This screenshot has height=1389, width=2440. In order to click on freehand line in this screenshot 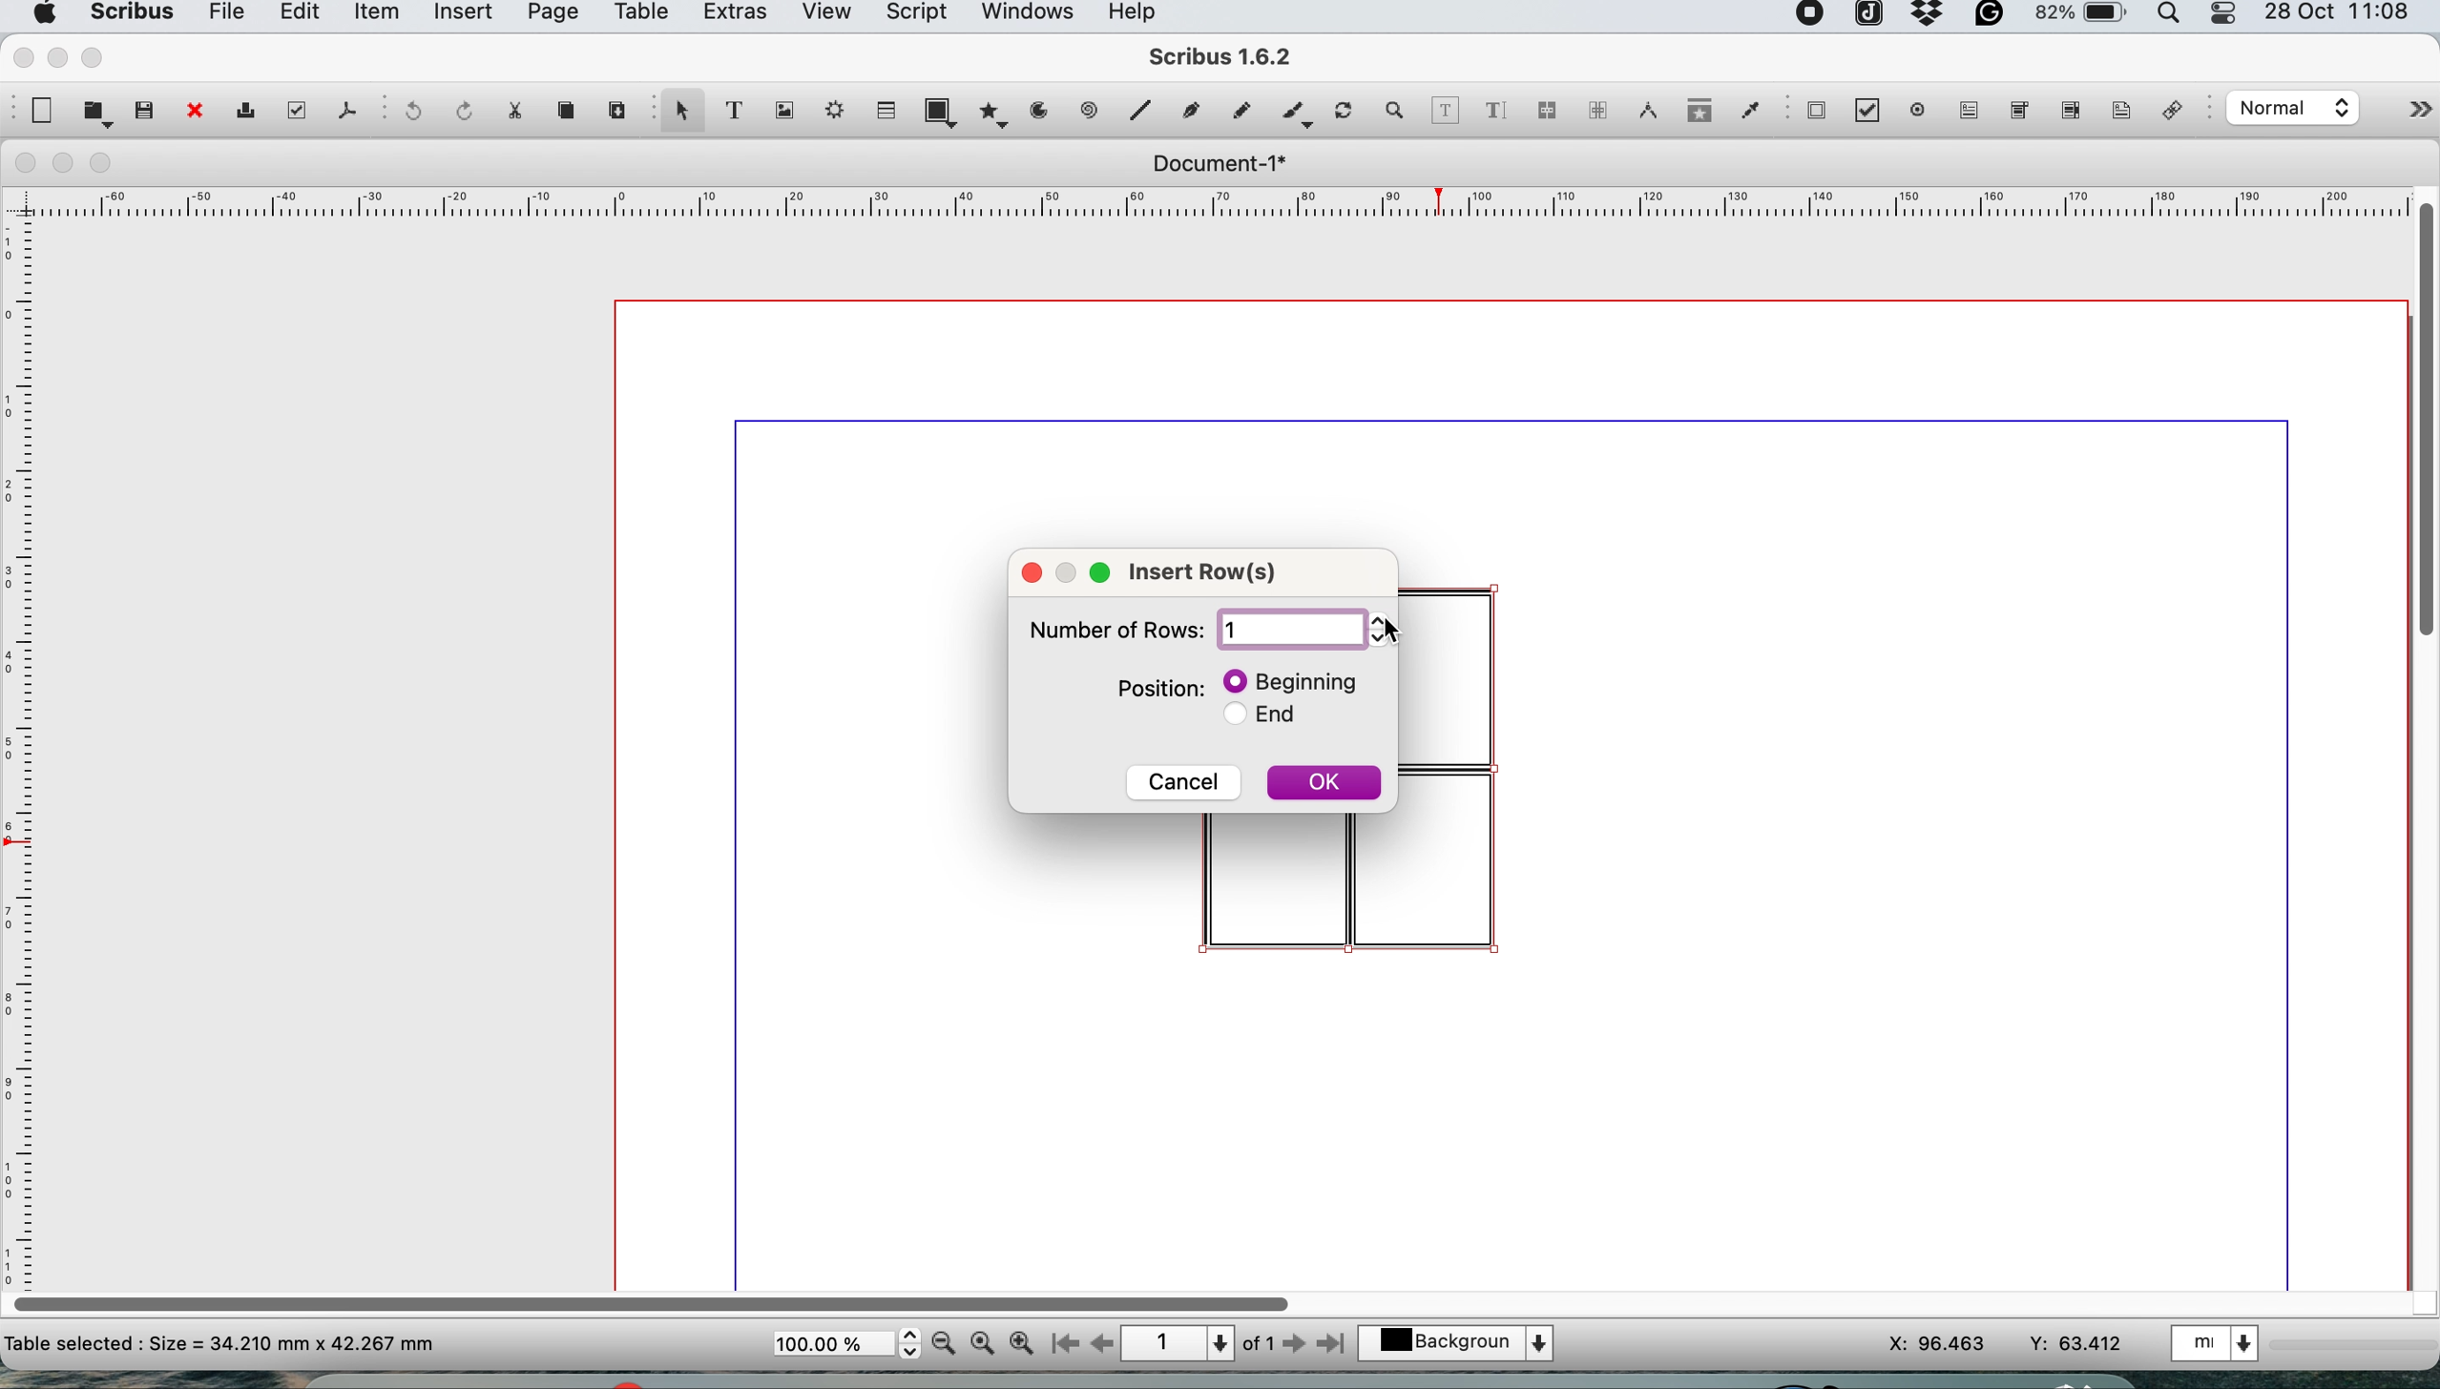, I will do `click(1237, 111)`.